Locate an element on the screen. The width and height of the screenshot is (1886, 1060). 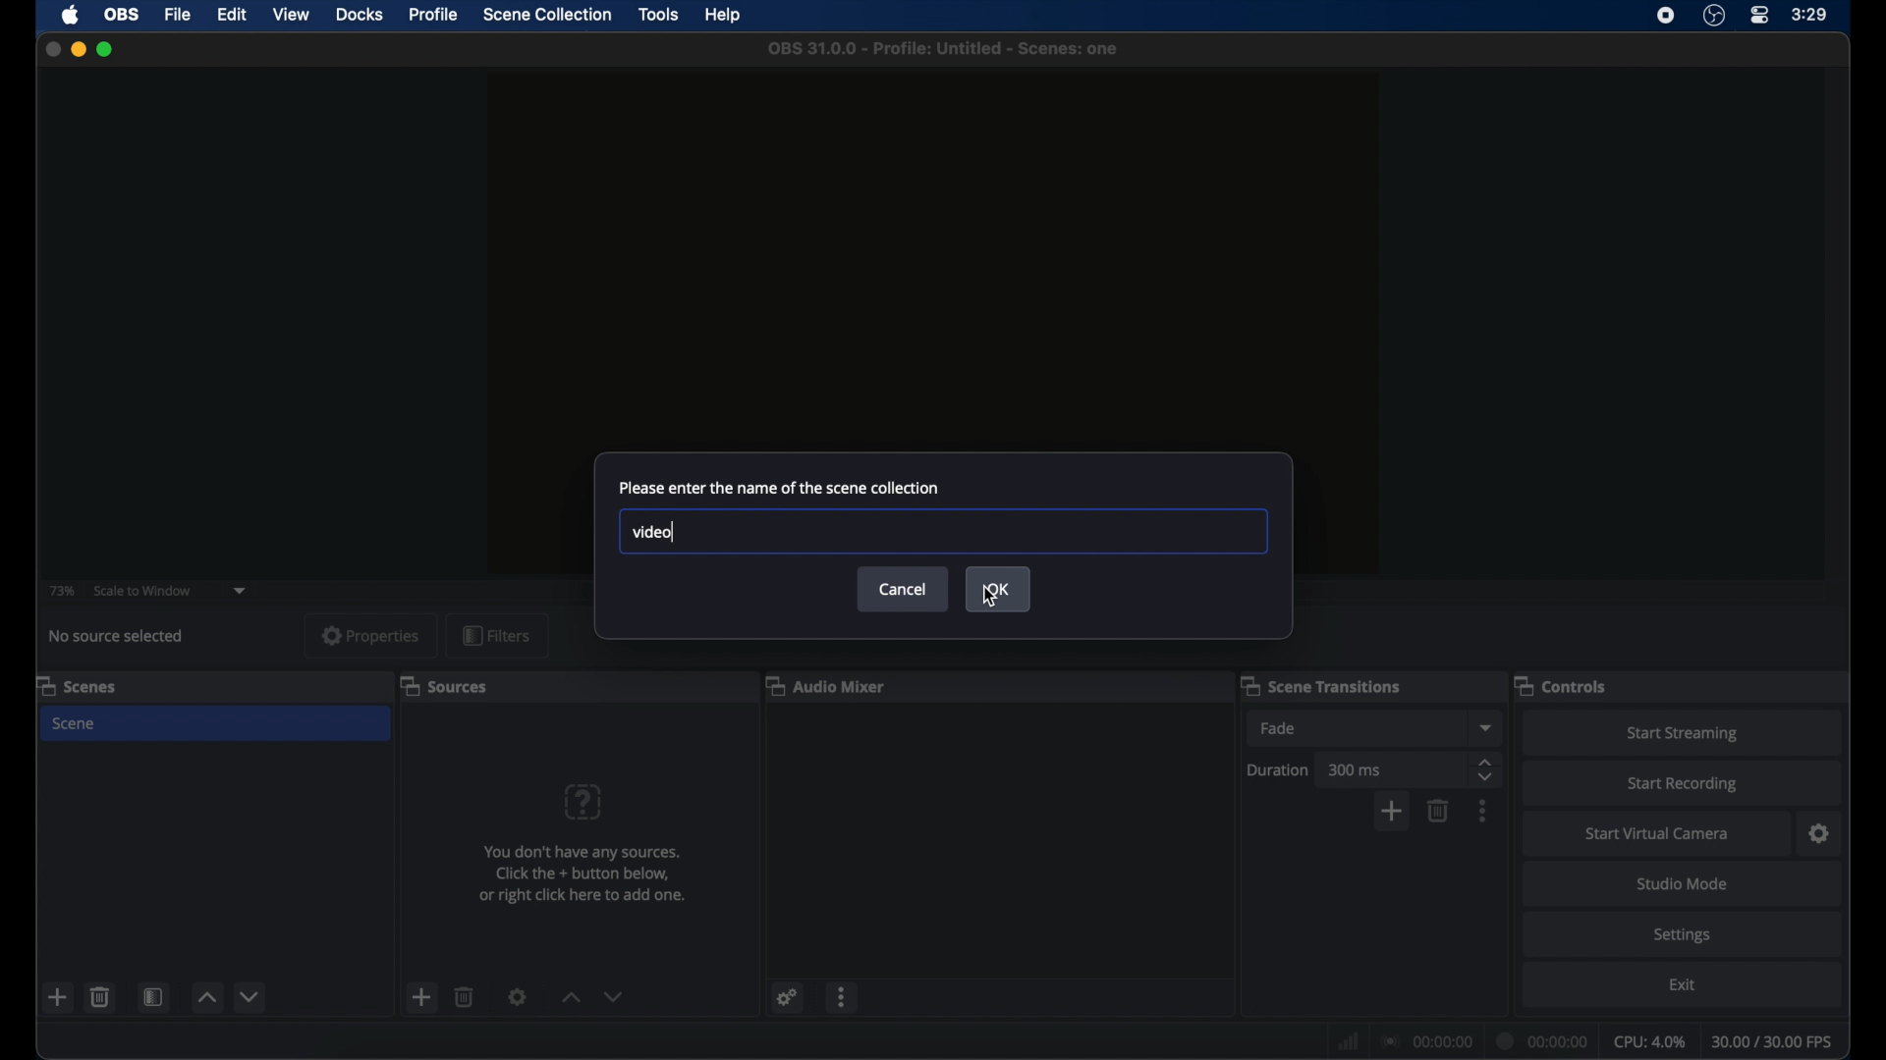
file name is located at coordinates (943, 47).